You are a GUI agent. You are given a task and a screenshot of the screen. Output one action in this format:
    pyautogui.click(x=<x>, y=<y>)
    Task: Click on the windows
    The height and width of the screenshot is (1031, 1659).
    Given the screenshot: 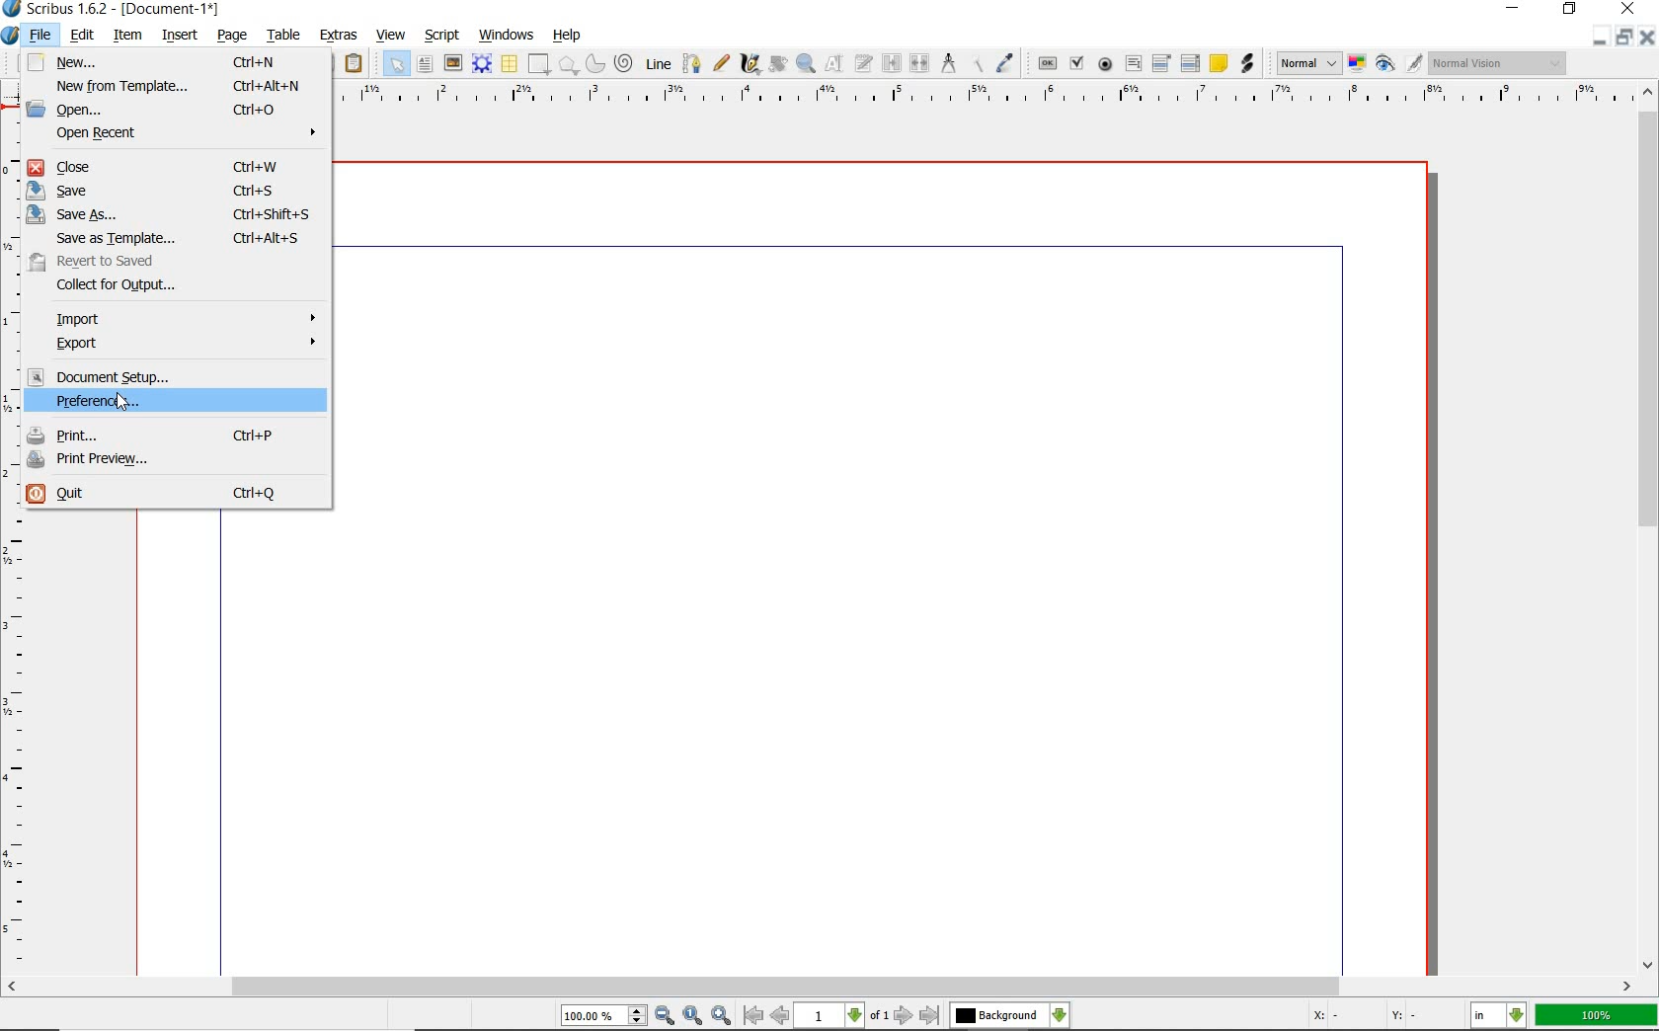 What is the action you would take?
    pyautogui.click(x=507, y=34)
    